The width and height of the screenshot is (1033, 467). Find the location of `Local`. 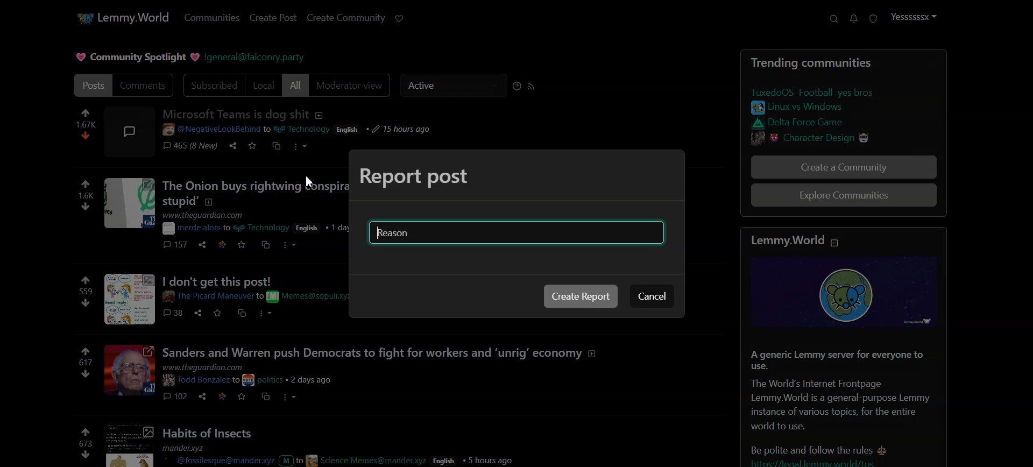

Local is located at coordinates (264, 86).